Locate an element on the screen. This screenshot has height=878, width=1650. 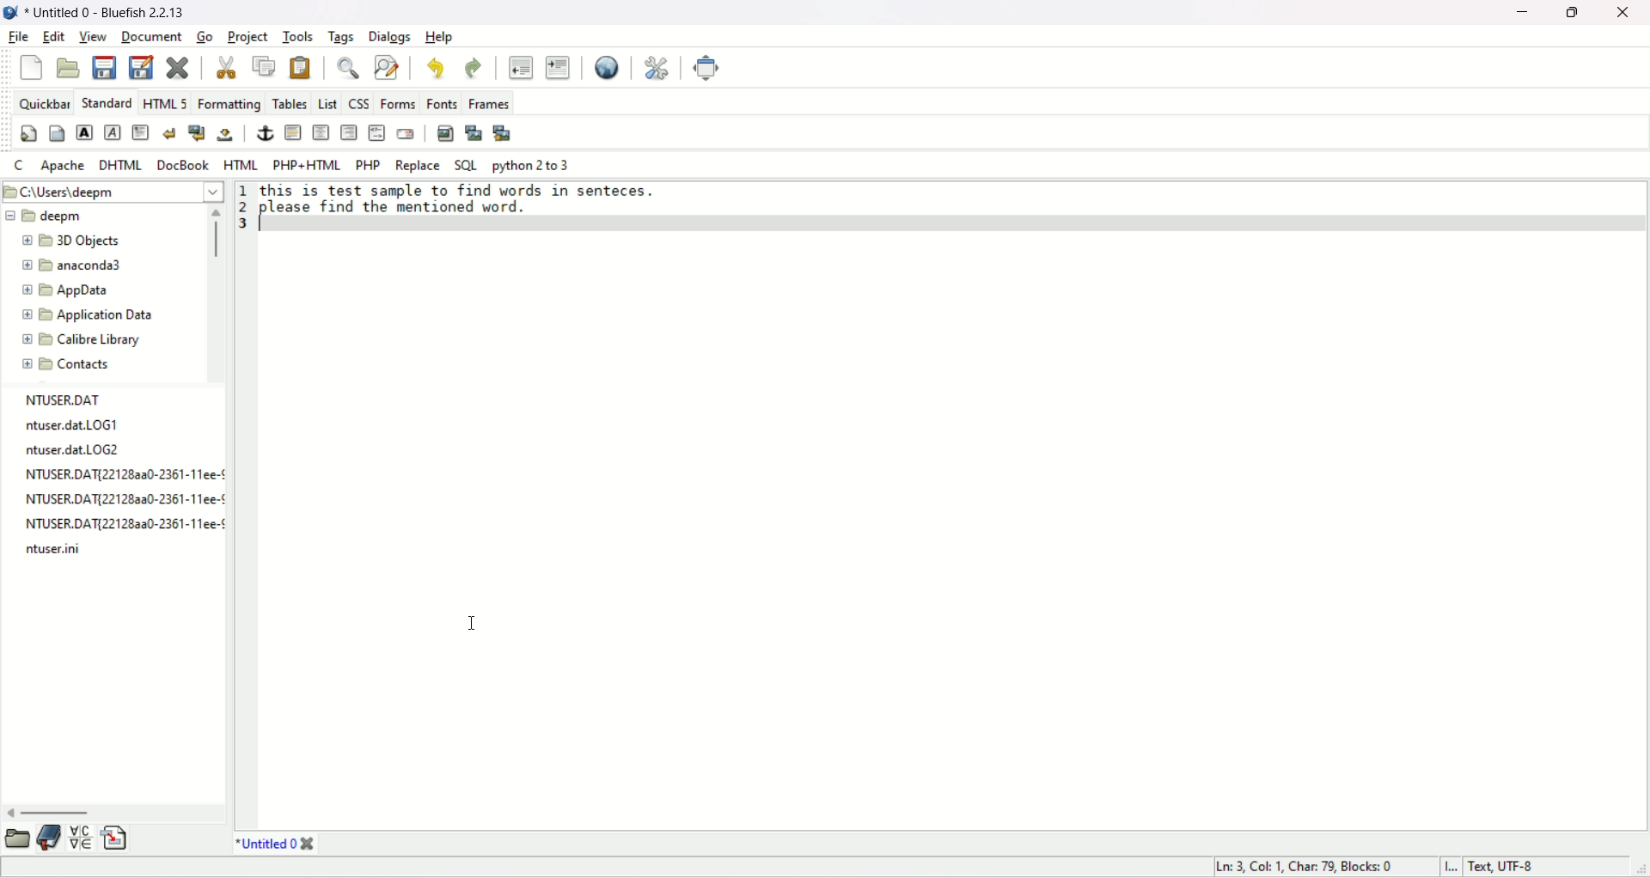
view is located at coordinates (92, 37).